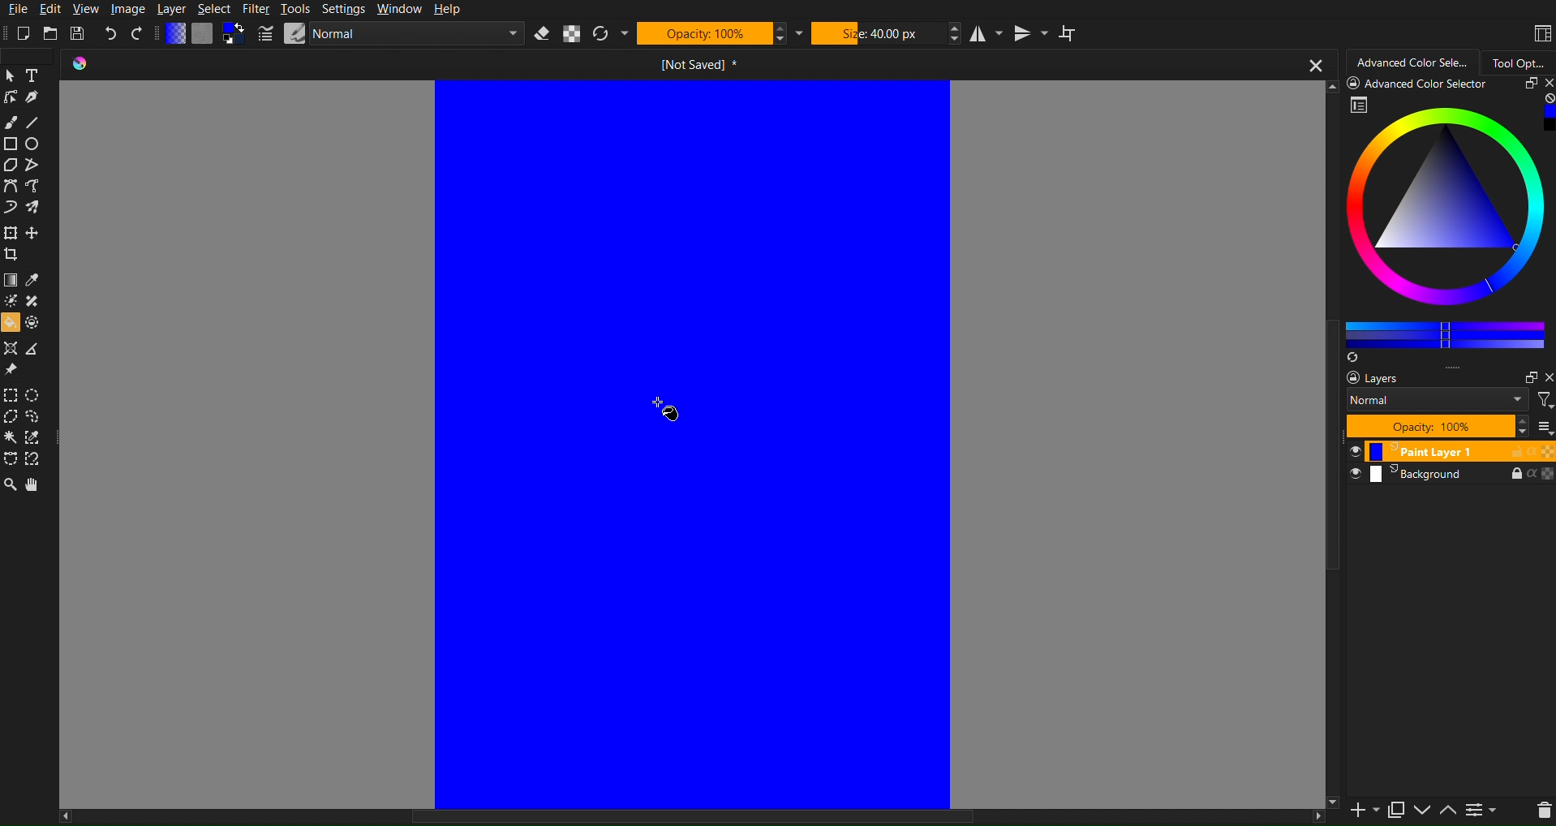  Describe the element at coordinates (35, 74) in the screenshot. I see `Text` at that location.